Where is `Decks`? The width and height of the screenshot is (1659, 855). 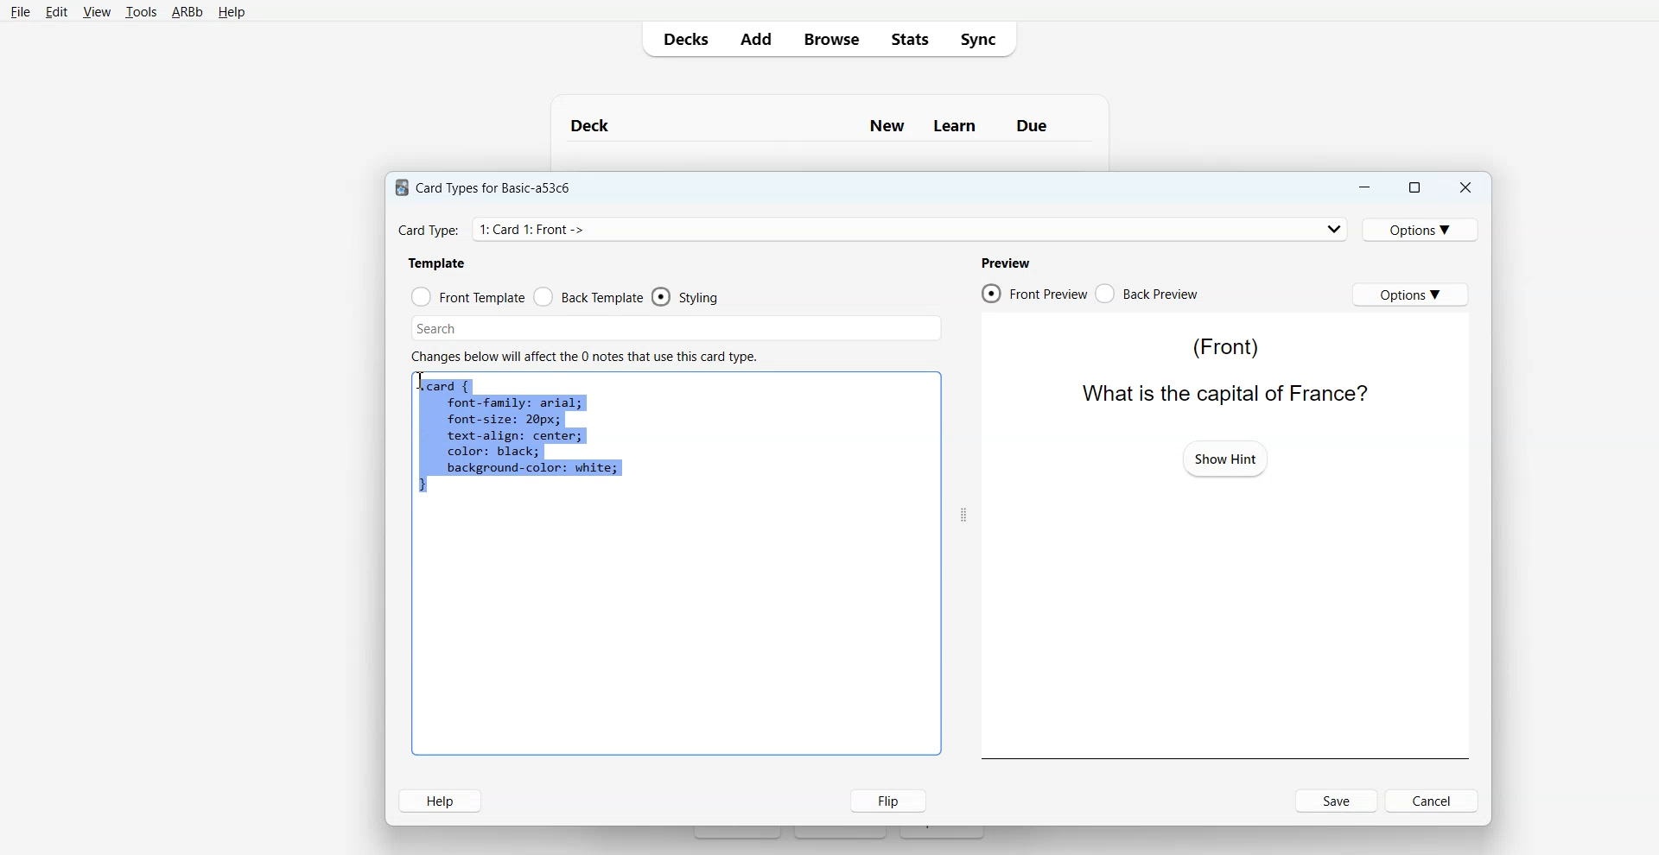 Decks is located at coordinates (682, 39).